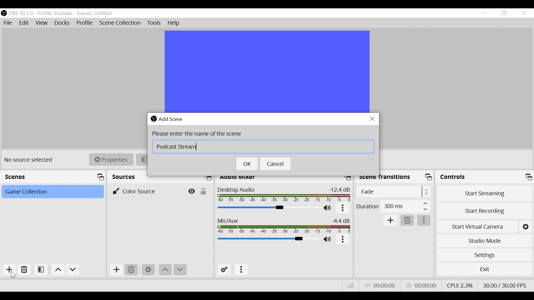  What do you see at coordinates (484, 192) in the screenshot?
I see `Start Streaming` at bounding box center [484, 192].